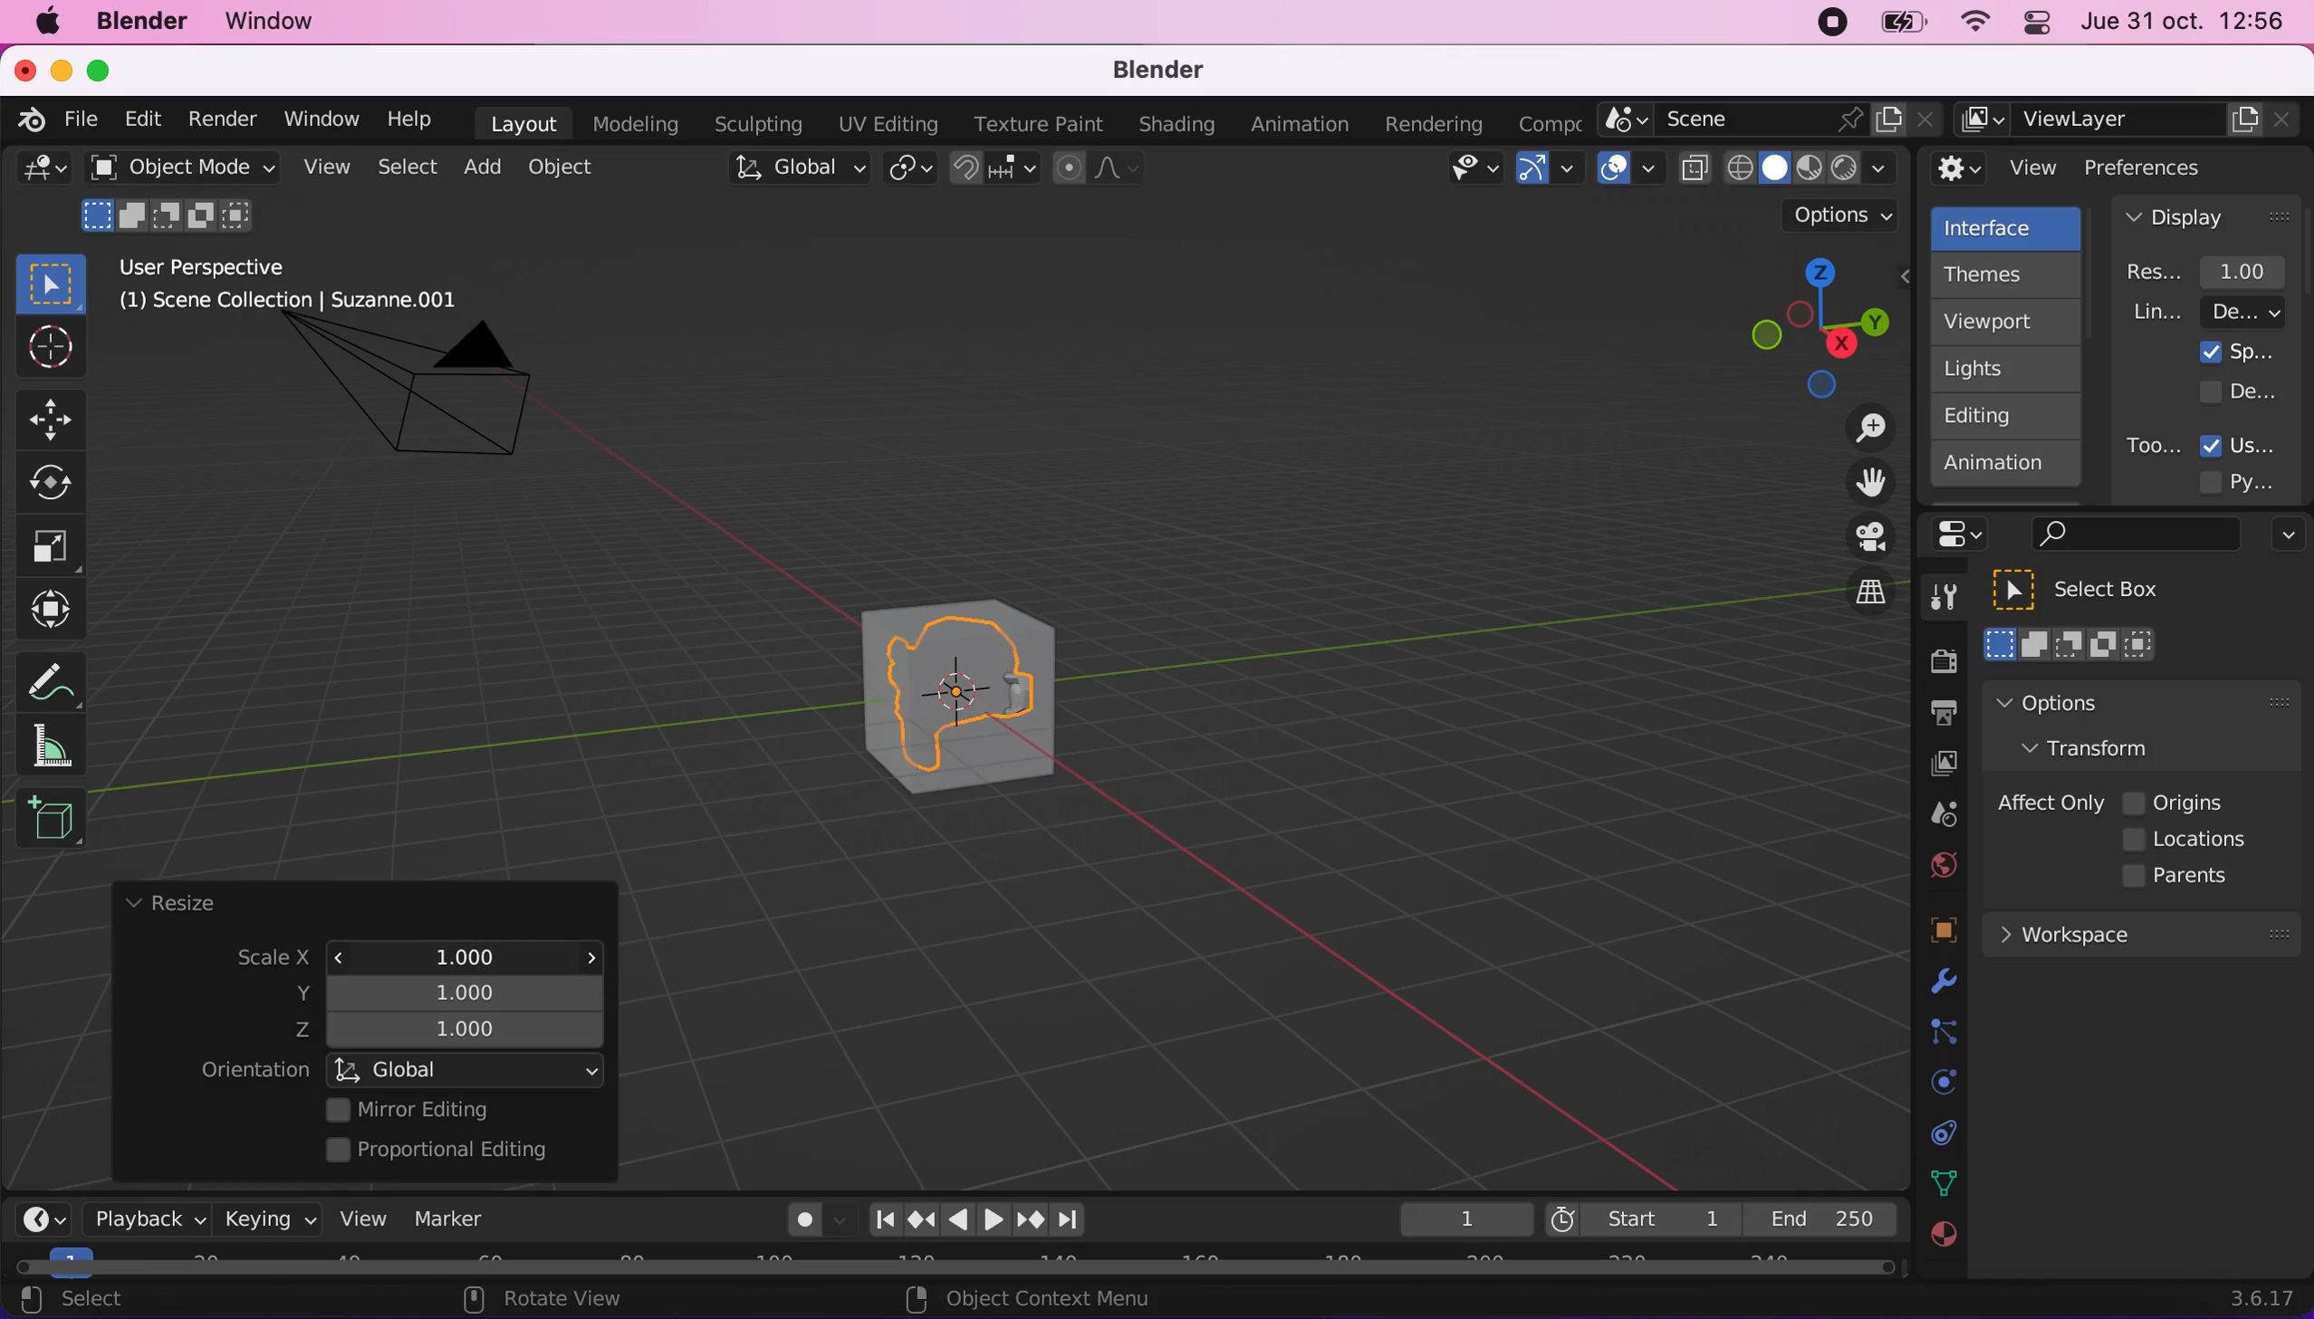 This screenshot has width=2314, height=1319. Describe the element at coordinates (1640, 1218) in the screenshot. I see `start 1` at that location.